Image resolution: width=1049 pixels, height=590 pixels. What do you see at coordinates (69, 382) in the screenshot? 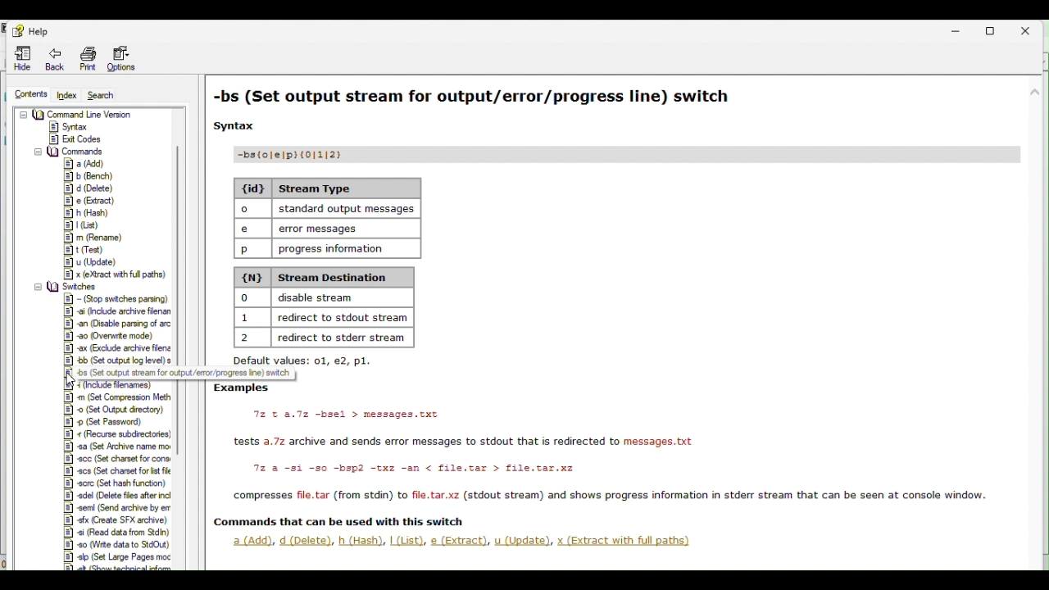
I see `cursor` at bounding box center [69, 382].